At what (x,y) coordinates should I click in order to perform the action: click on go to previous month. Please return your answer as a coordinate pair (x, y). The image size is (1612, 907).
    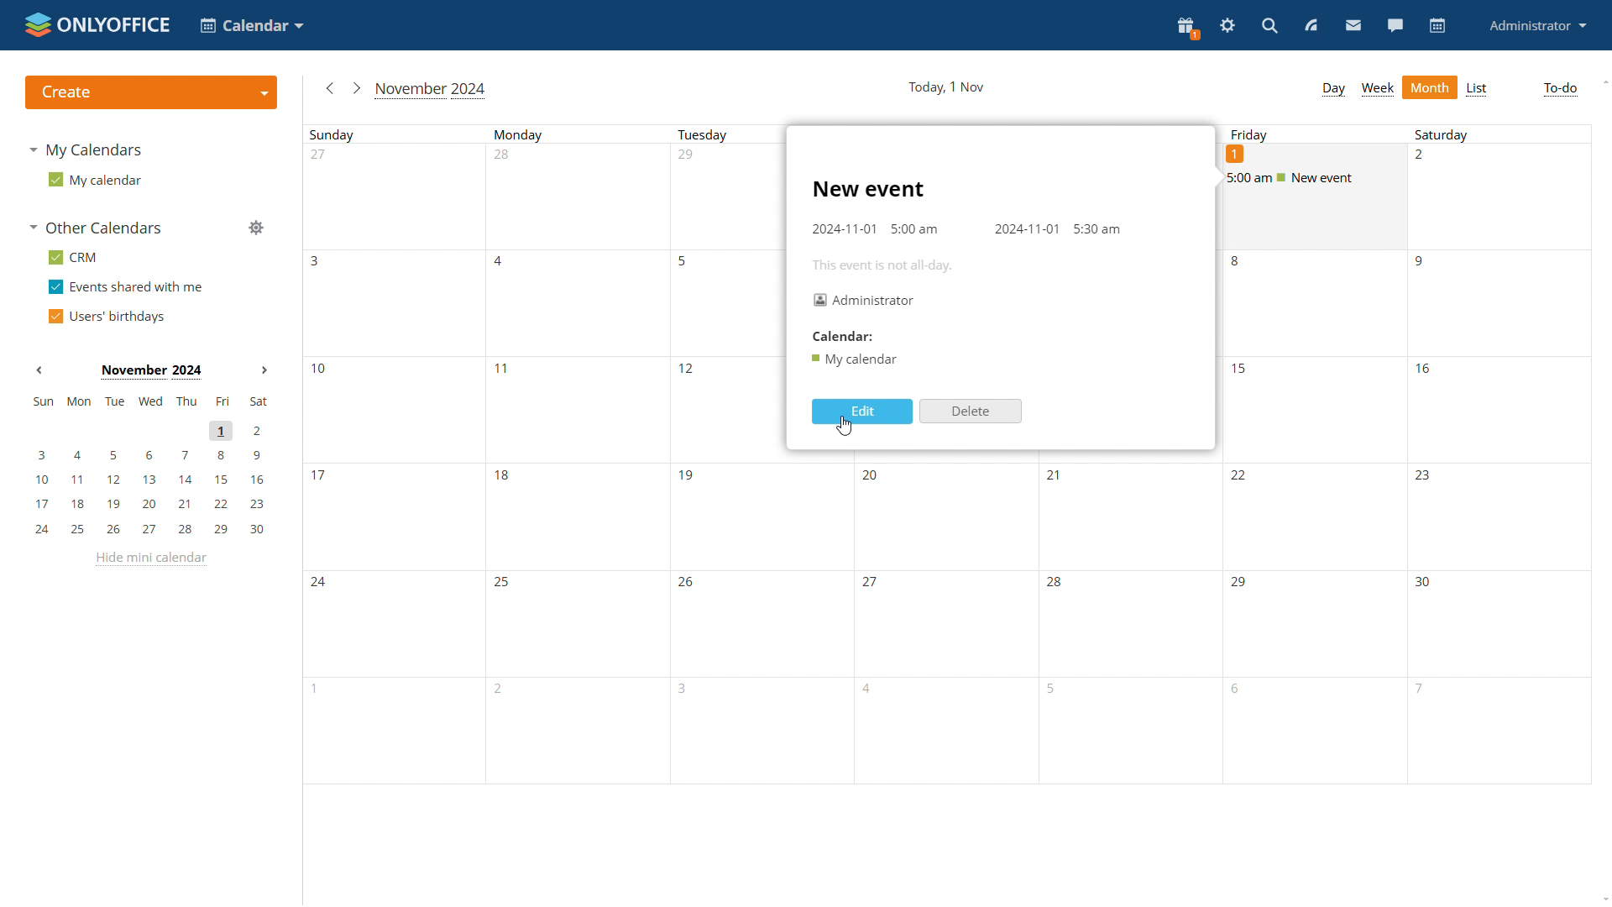
    Looking at the image, I should click on (329, 88).